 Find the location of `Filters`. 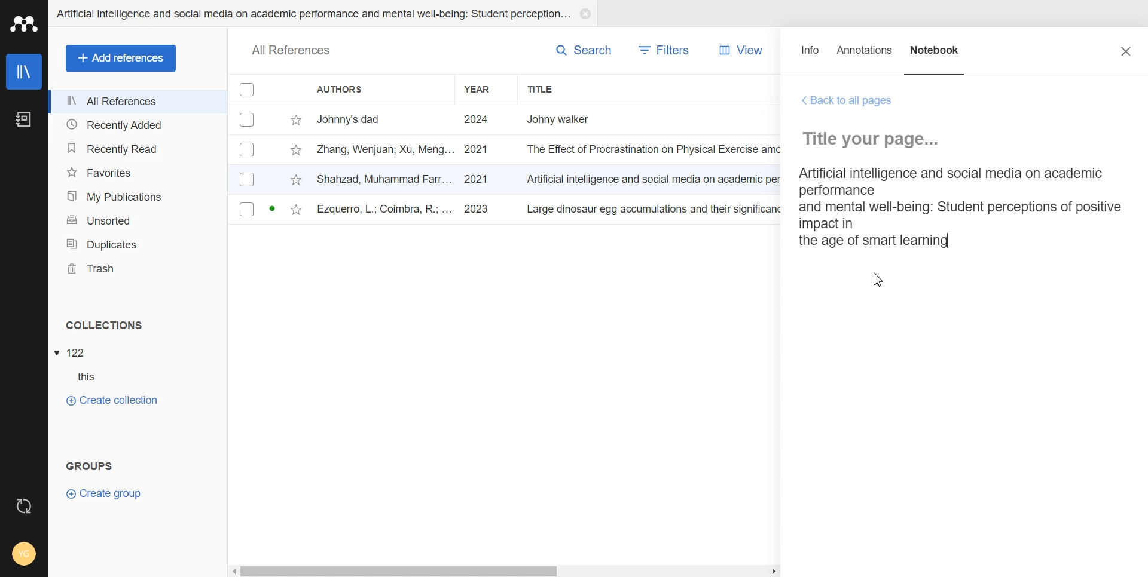

Filters is located at coordinates (665, 50).